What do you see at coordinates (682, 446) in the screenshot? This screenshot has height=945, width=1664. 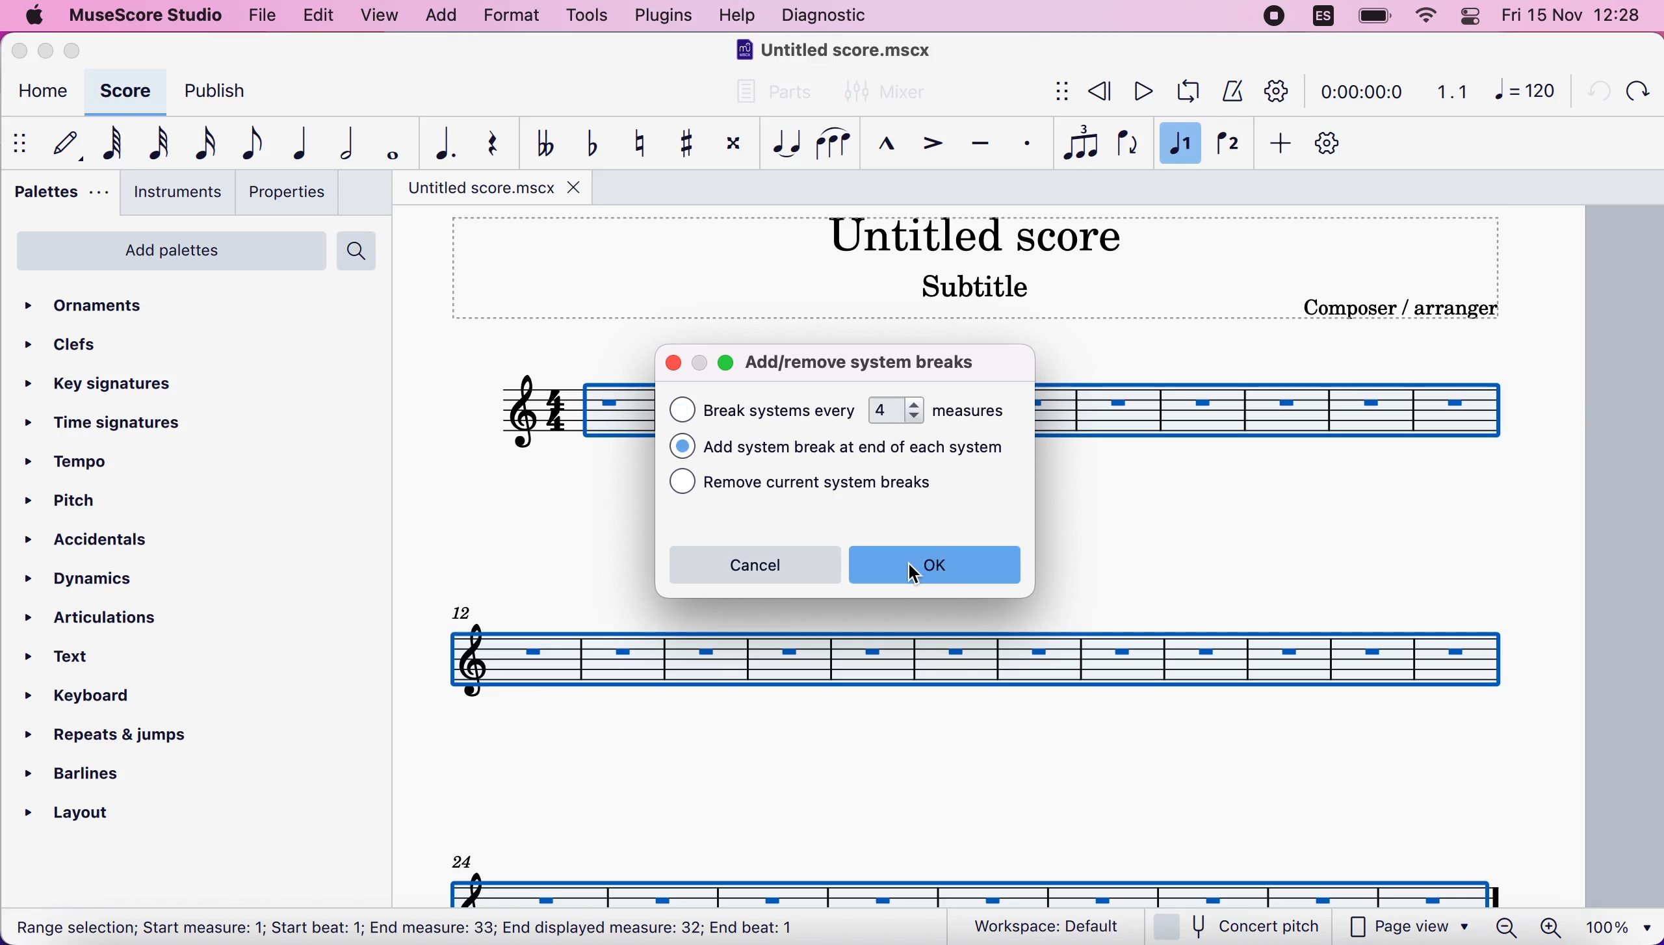 I see `checkbox` at bounding box center [682, 446].